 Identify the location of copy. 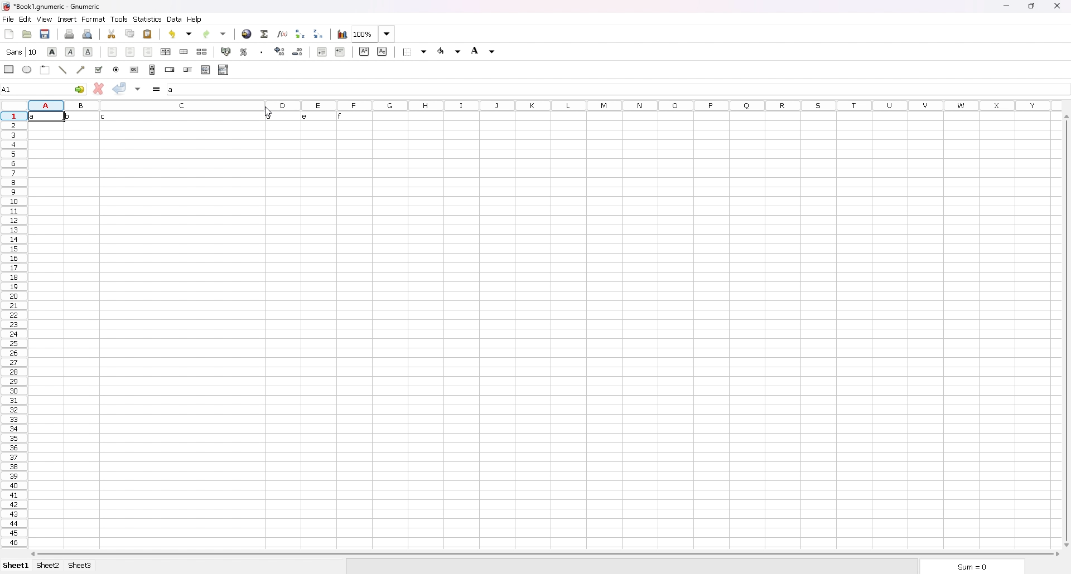
(130, 33).